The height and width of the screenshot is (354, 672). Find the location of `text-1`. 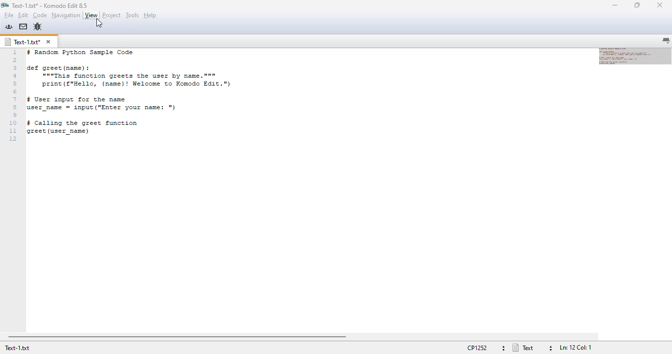

text-1 is located at coordinates (18, 348).